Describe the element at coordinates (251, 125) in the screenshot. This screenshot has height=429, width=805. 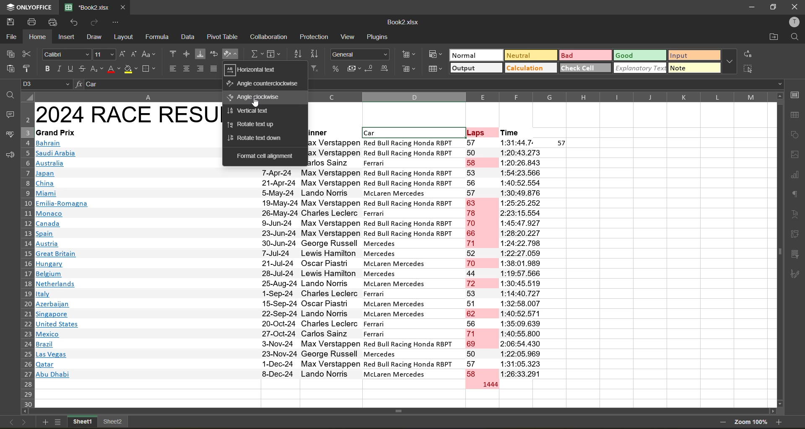
I see `rotate text up` at that location.